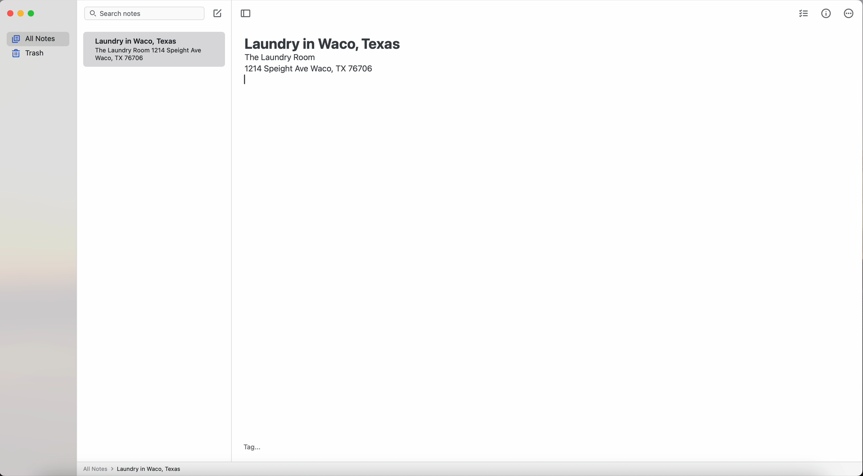  Describe the element at coordinates (140, 41) in the screenshot. I see `Laundry in Waco, Texas` at that location.